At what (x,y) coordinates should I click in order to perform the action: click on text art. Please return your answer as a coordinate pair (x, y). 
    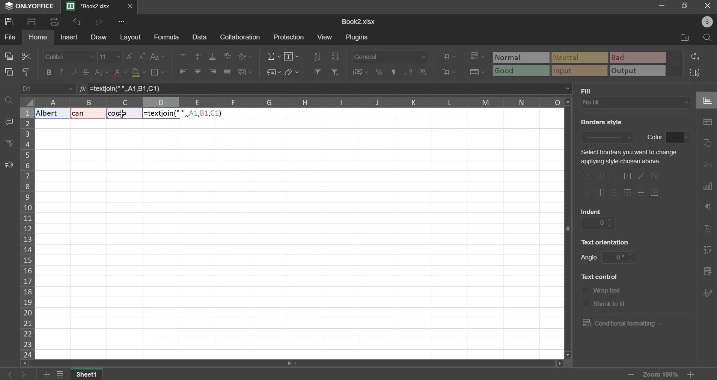
    Looking at the image, I should click on (708, 231).